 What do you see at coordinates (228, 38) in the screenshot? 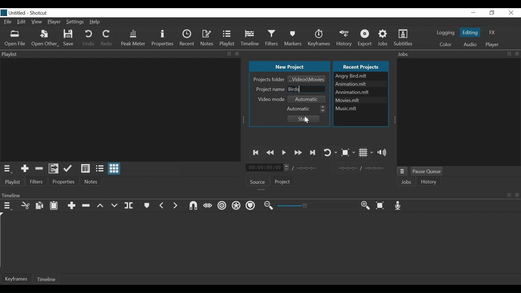
I see `Playlist` at bounding box center [228, 38].